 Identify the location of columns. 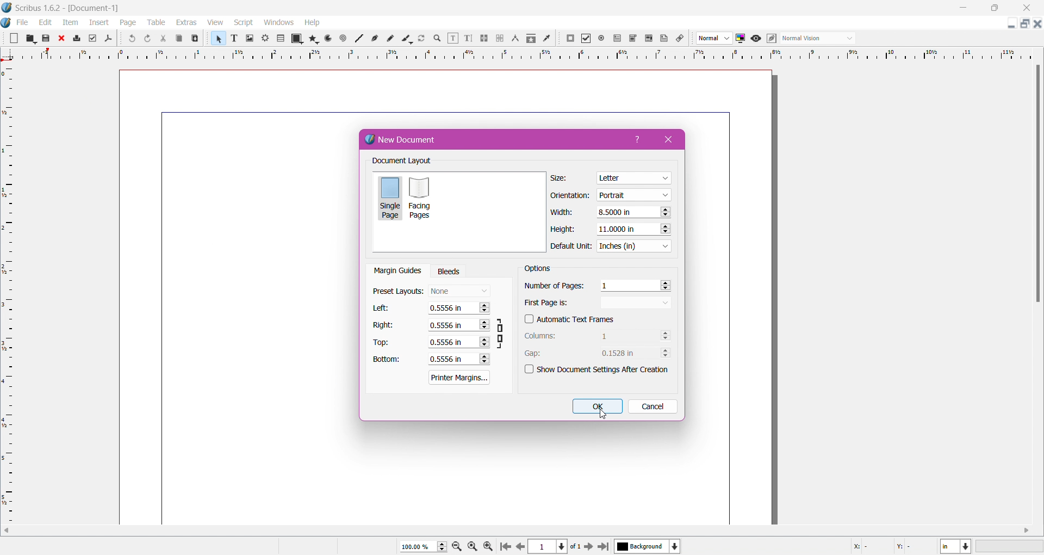
(541, 336).